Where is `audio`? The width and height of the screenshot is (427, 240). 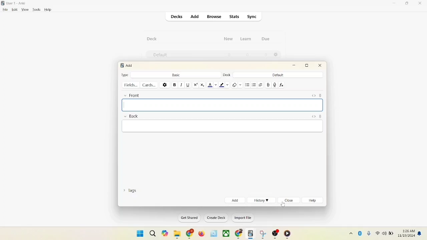 audio is located at coordinates (275, 85).